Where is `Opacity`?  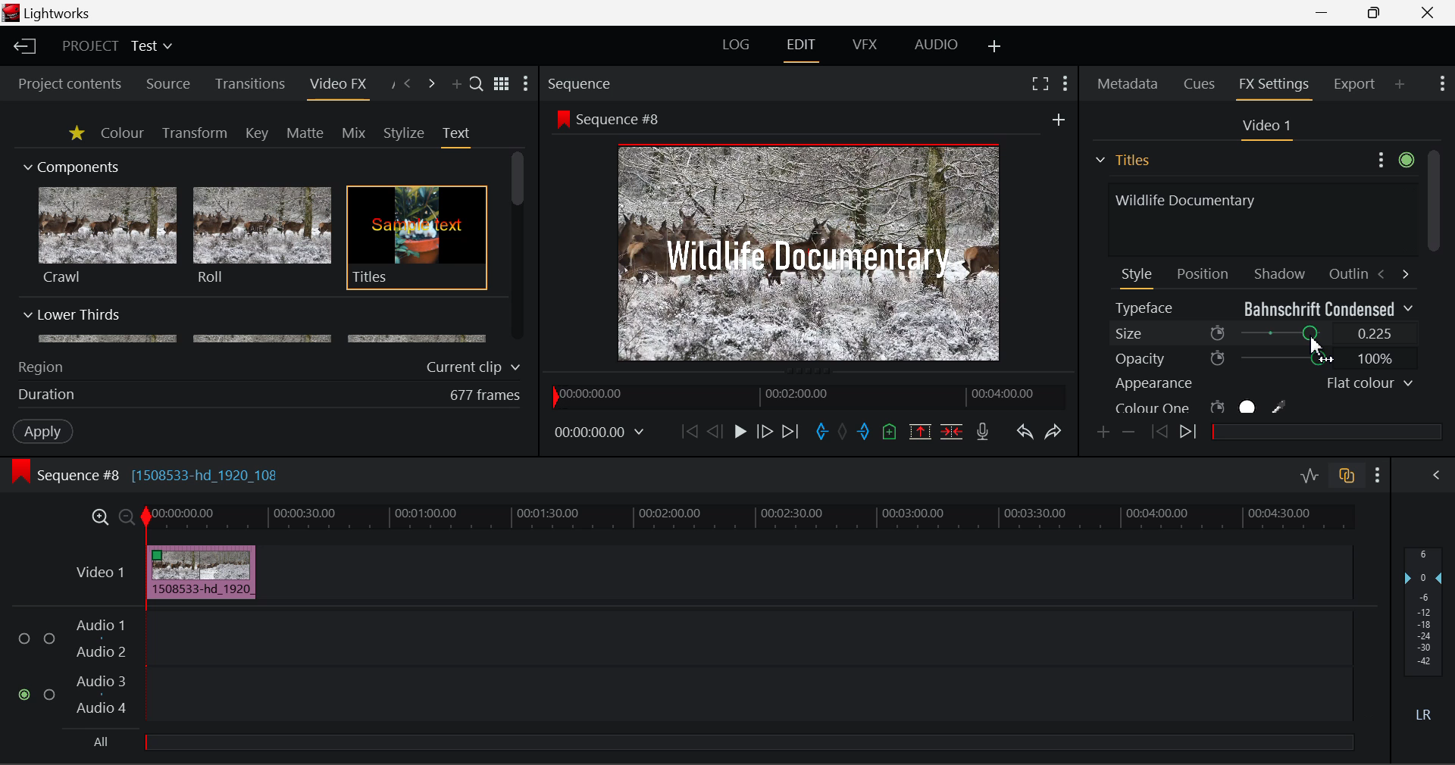 Opacity is located at coordinates (1264, 358).